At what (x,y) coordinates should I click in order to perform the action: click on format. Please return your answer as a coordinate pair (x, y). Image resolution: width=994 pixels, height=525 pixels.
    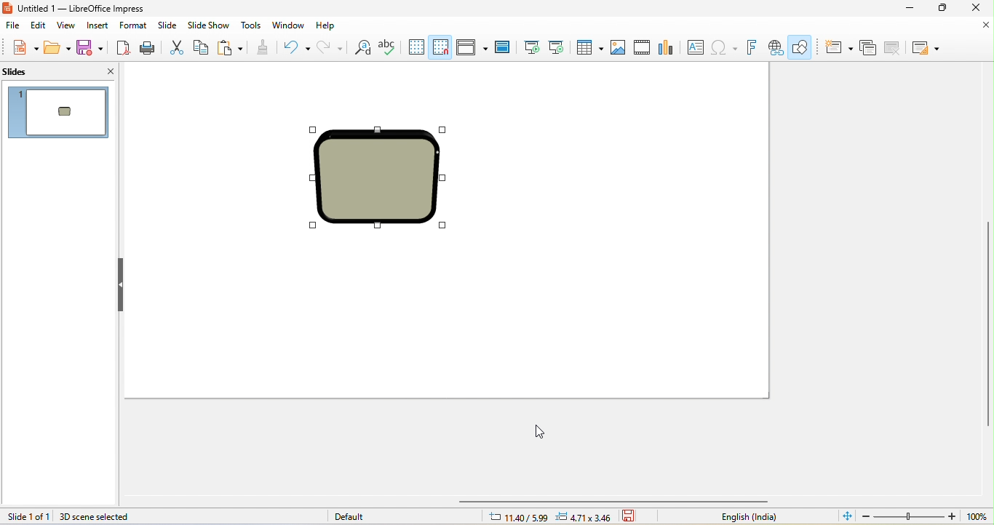
    Looking at the image, I should click on (134, 25).